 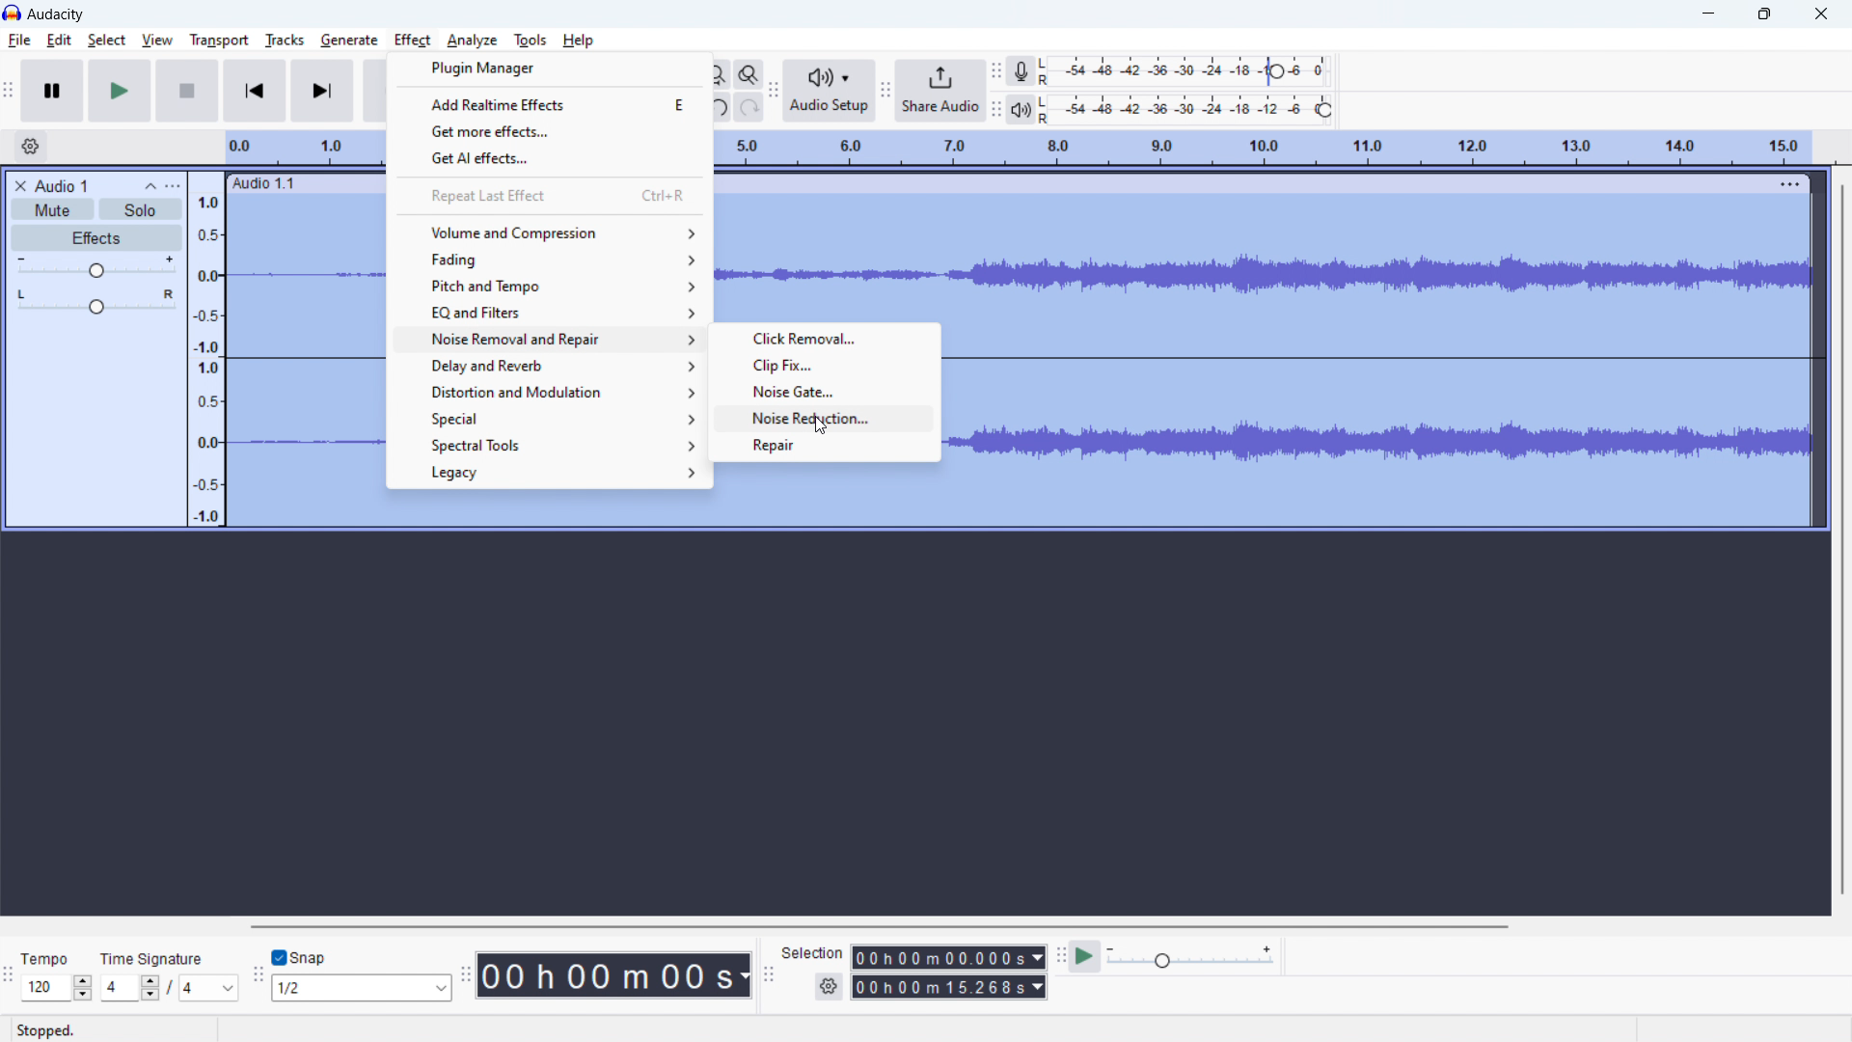 I want to click on file, so click(x=19, y=40).